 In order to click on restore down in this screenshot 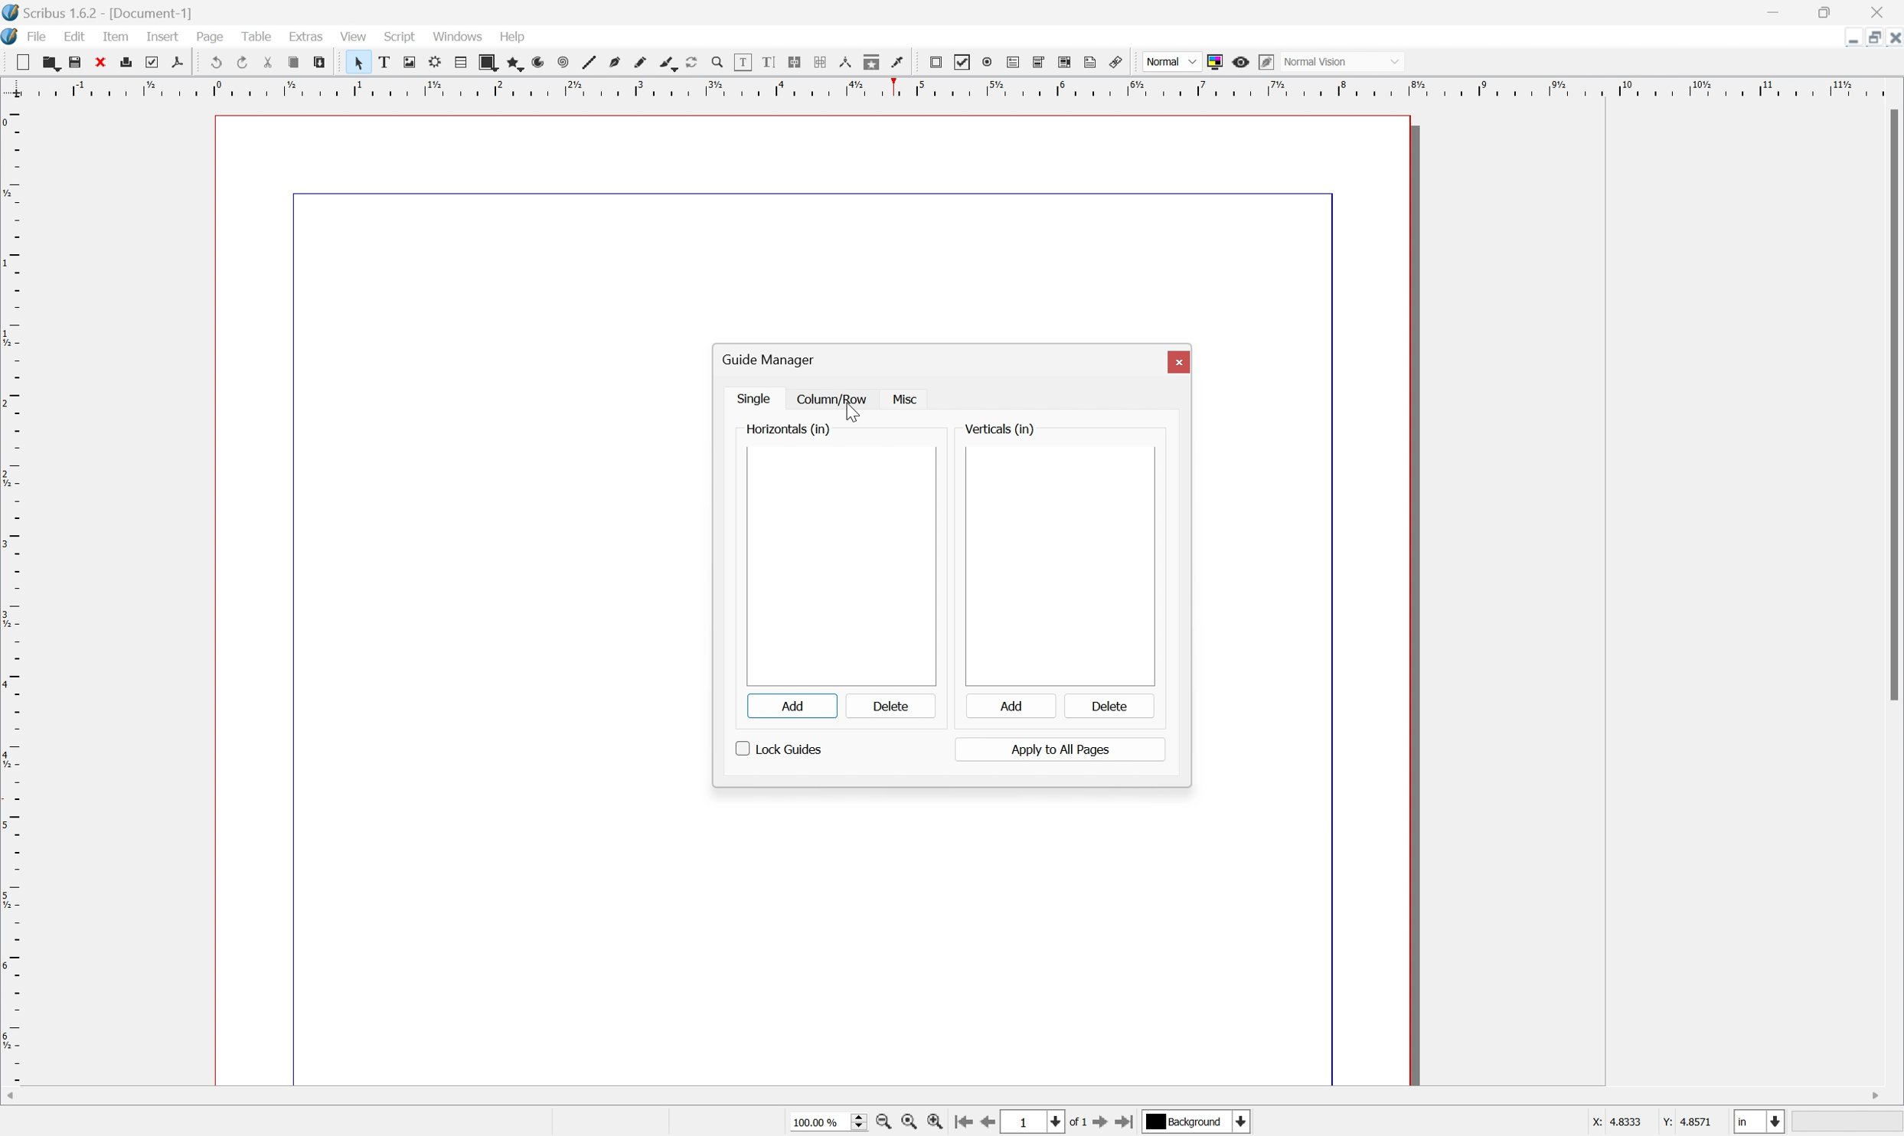, I will do `click(1826, 10)`.